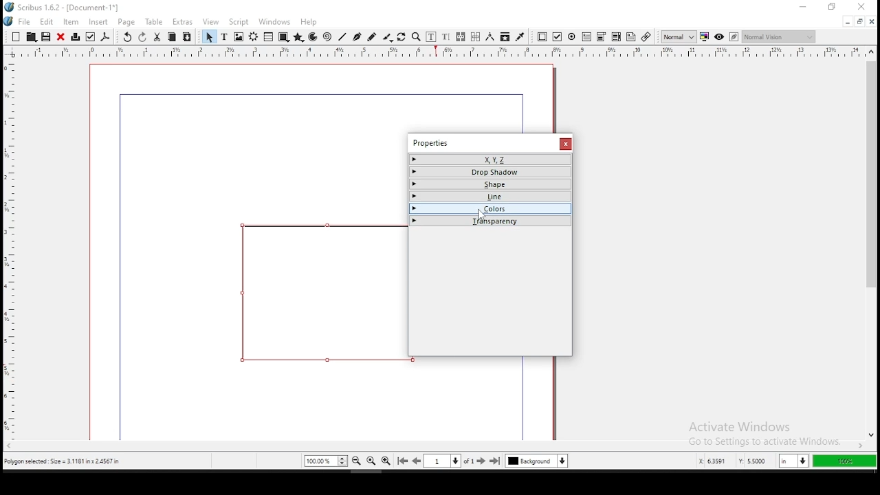 This screenshot has width=880, height=495. Describe the element at coordinates (155, 22) in the screenshot. I see `table` at that location.